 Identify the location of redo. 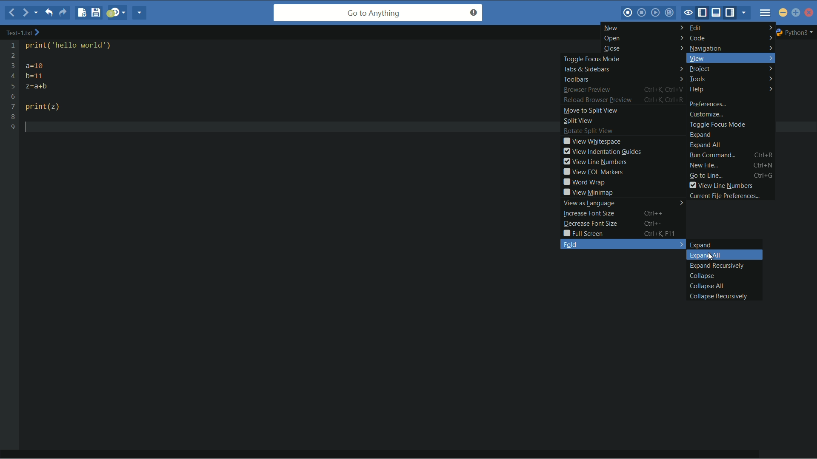
(64, 13).